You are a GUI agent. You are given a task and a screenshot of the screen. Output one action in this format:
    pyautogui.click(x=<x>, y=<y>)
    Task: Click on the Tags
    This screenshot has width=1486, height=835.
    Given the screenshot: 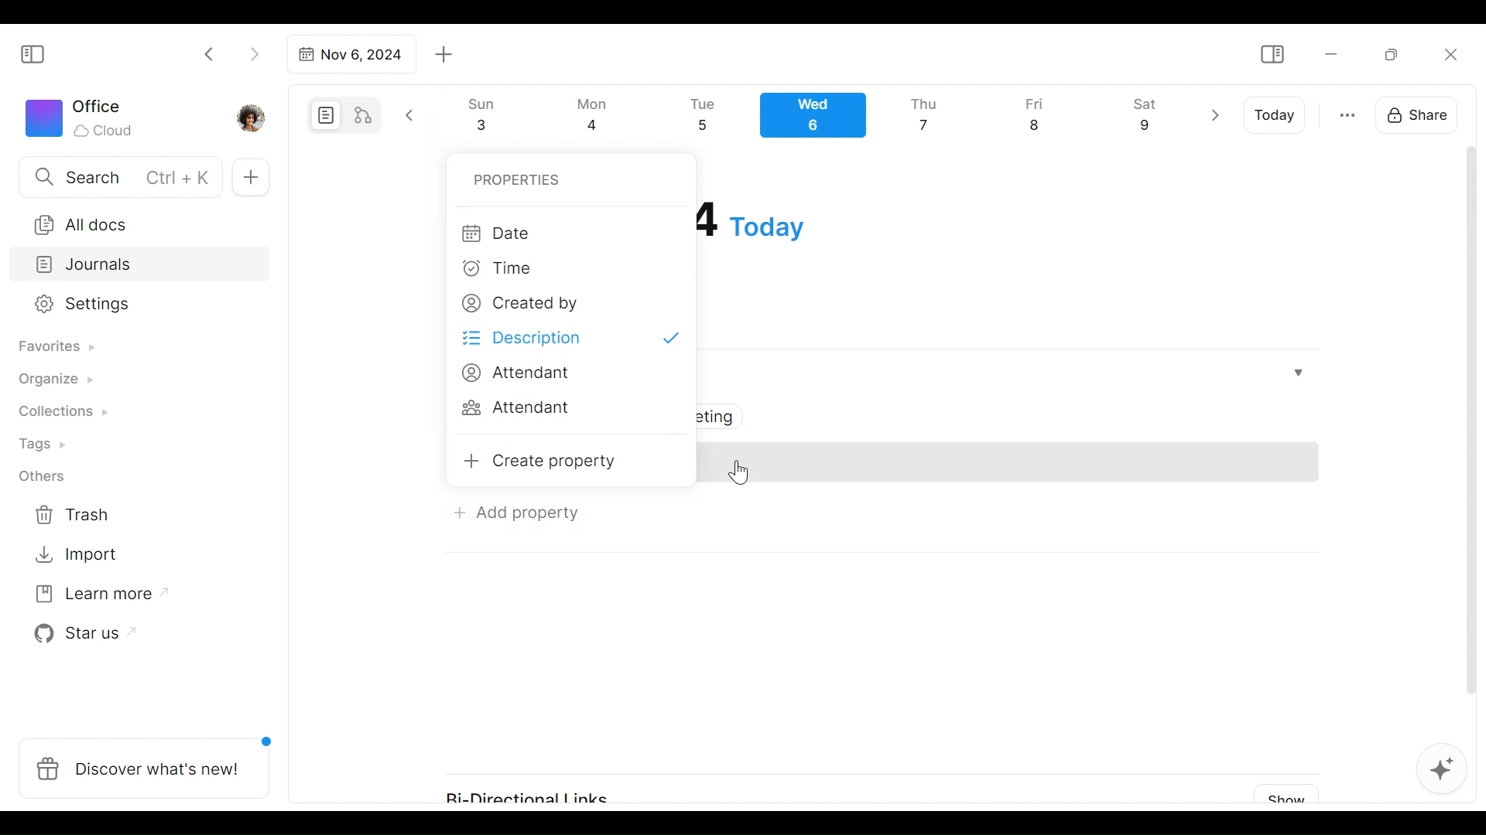 What is the action you would take?
    pyautogui.click(x=44, y=446)
    